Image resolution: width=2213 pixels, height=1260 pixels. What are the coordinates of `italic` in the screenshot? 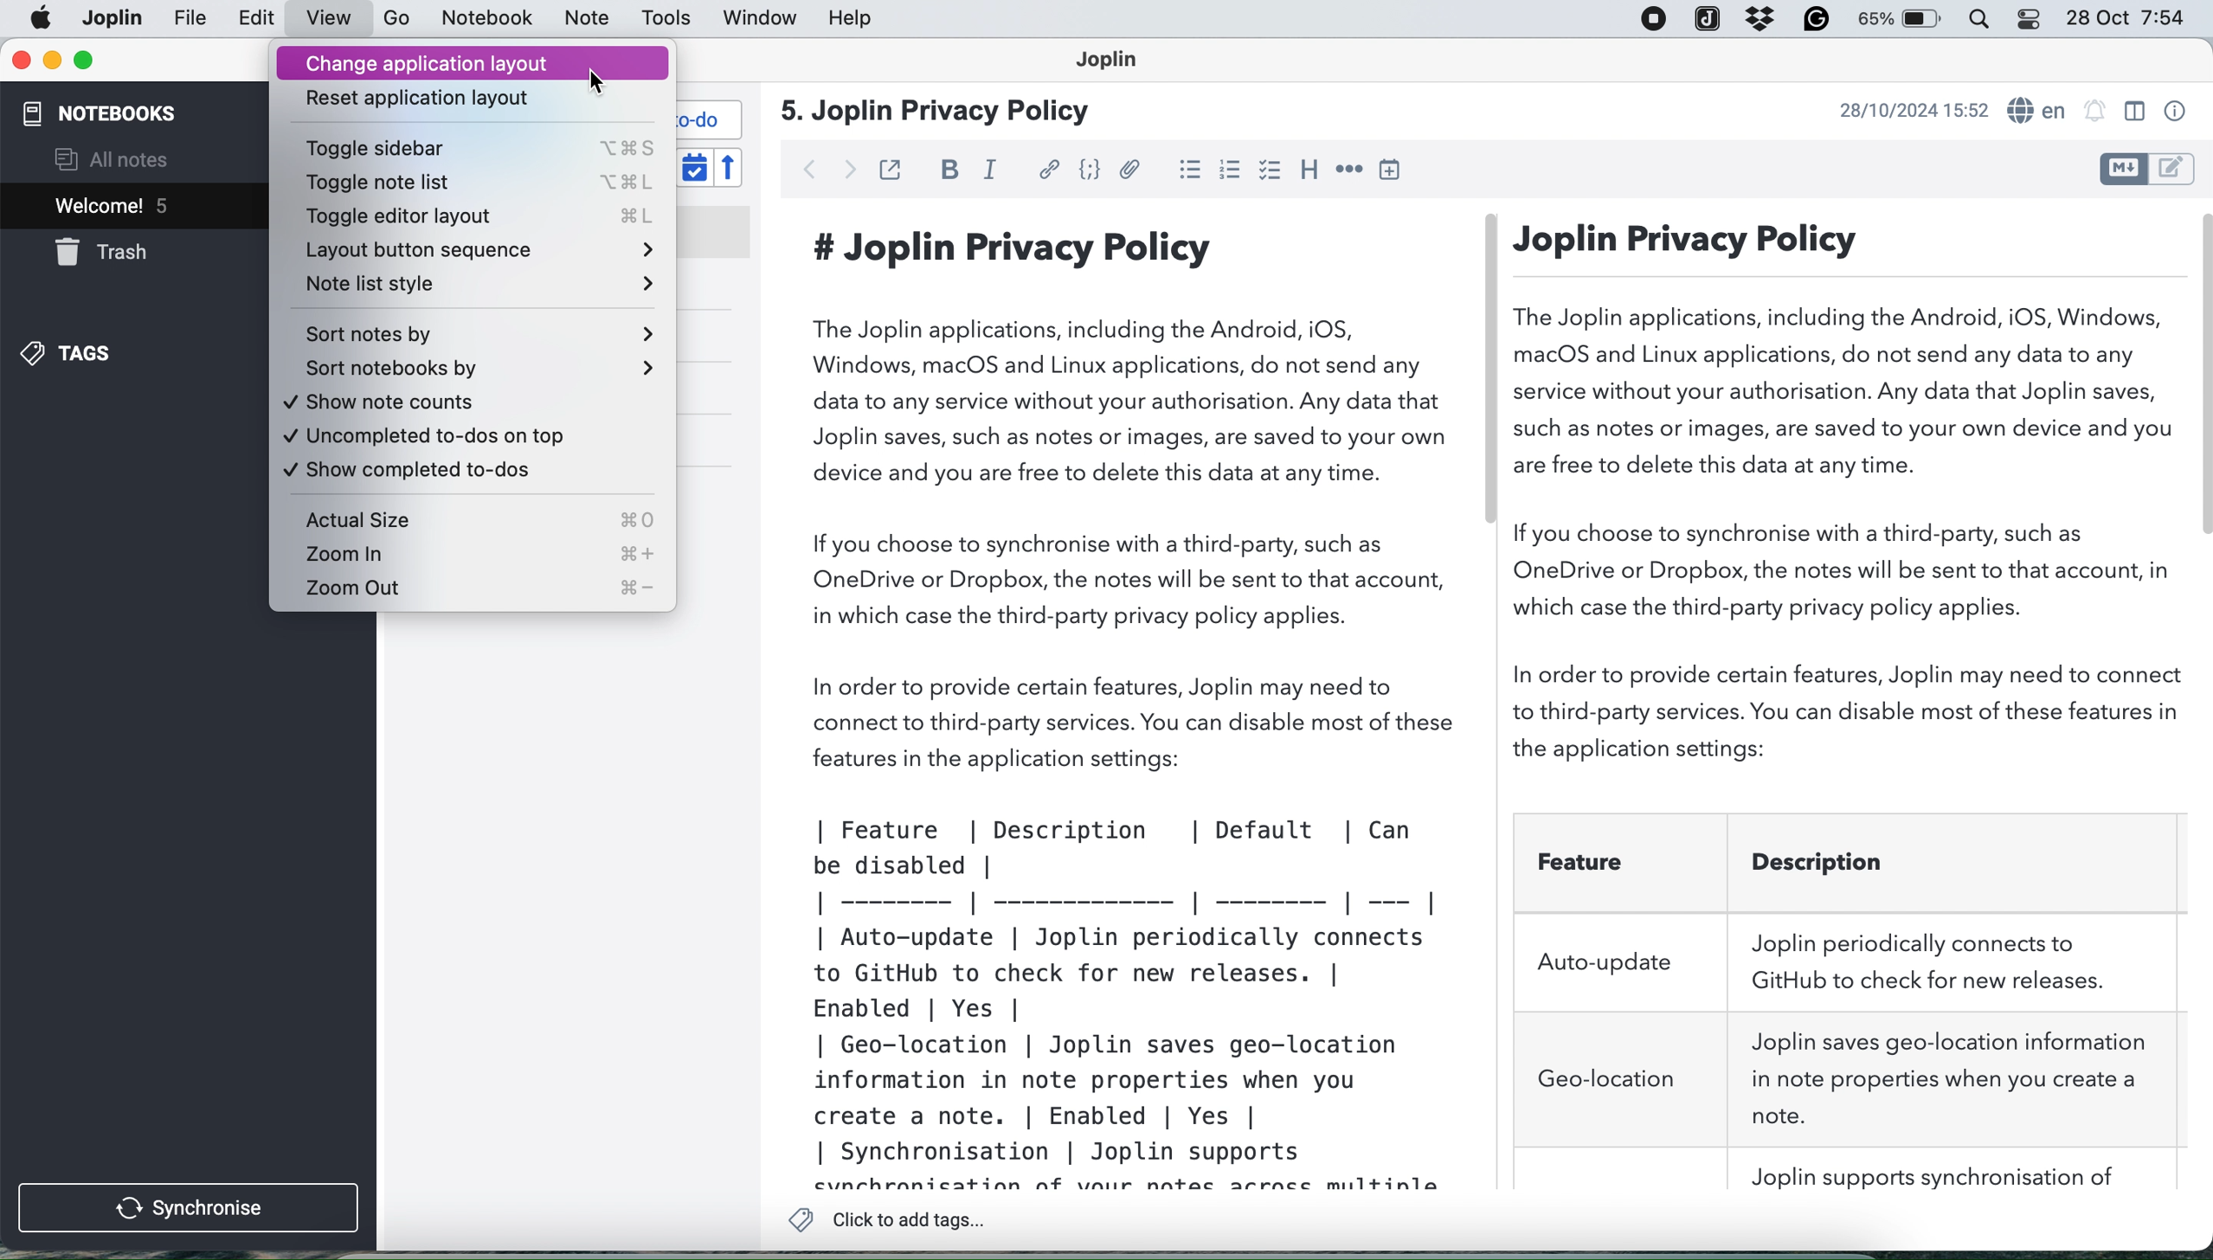 It's located at (991, 170).